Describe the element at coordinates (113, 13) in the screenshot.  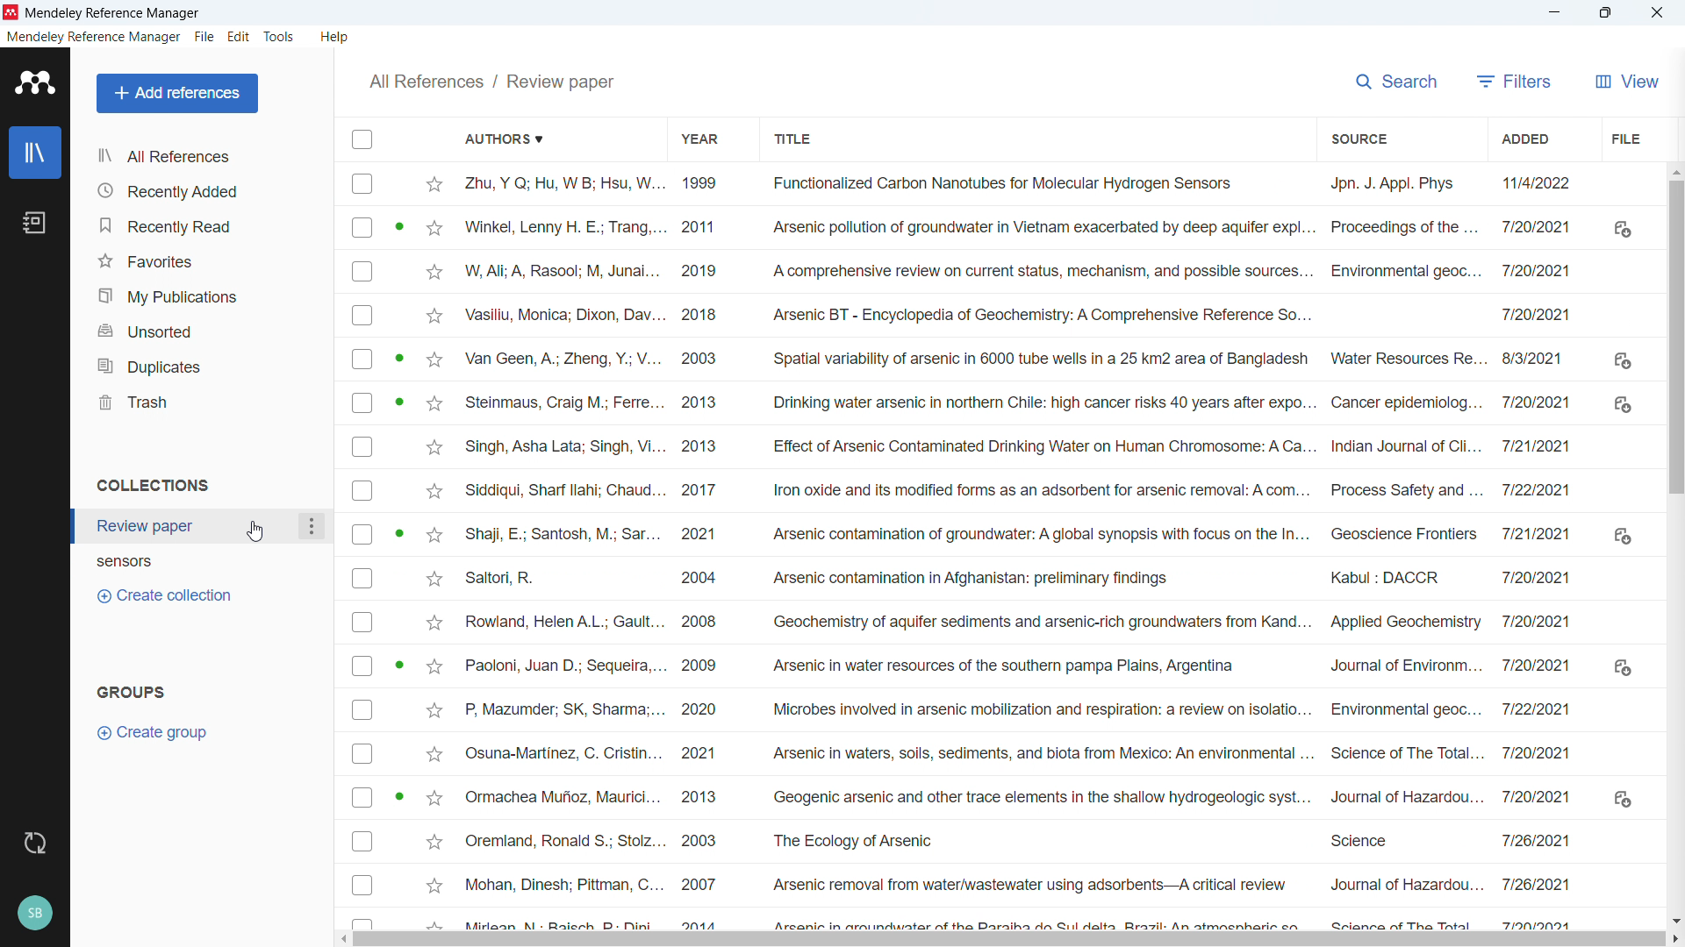
I see `title ` at that location.